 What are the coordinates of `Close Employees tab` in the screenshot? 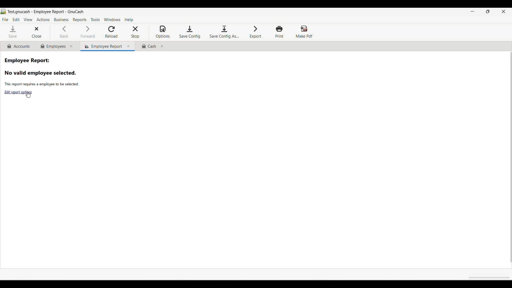 It's located at (72, 46).